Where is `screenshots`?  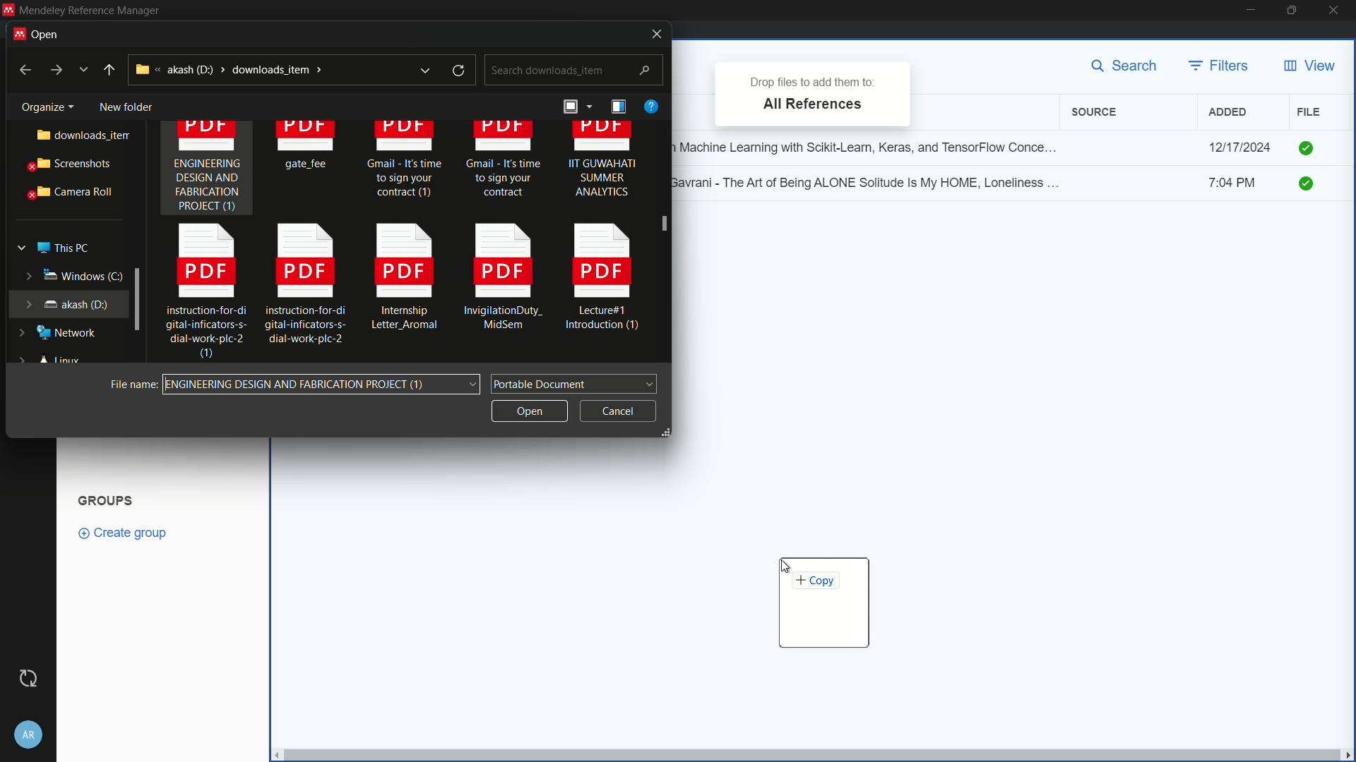 screenshots is located at coordinates (67, 165).